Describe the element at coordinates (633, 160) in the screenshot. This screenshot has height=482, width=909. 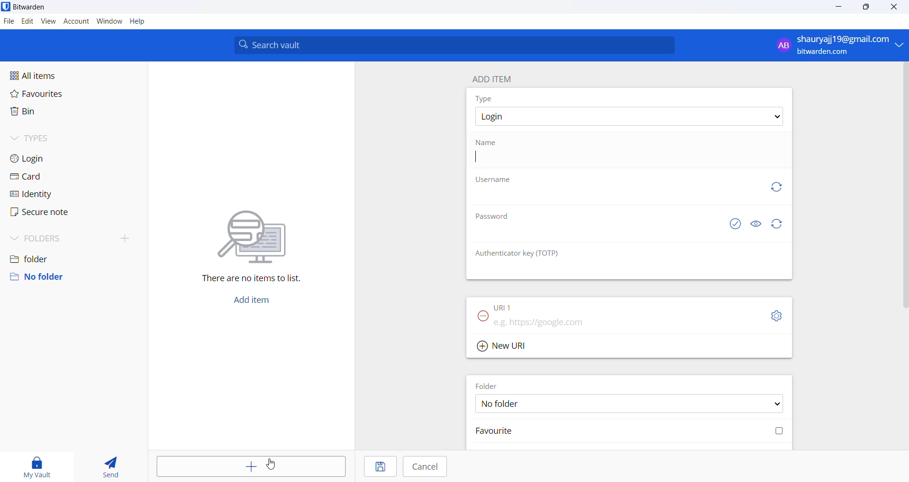
I see `name input box` at that location.